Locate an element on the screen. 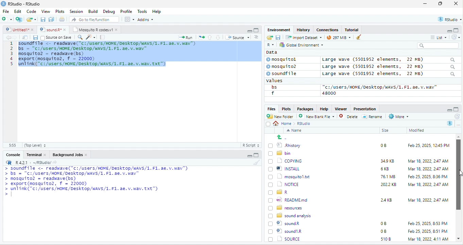 This screenshot has width=463, height=245. Large wave (550139372 elements, JZ MB) is located at coordinates (389, 67).